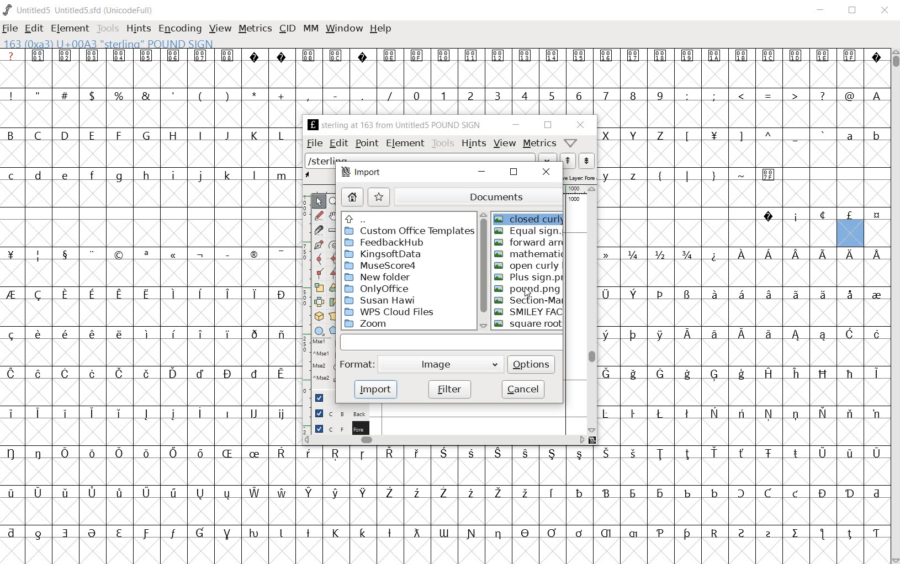 The image size is (900, 564). Describe the element at coordinates (443, 493) in the screenshot. I see `Symbol` at that location.